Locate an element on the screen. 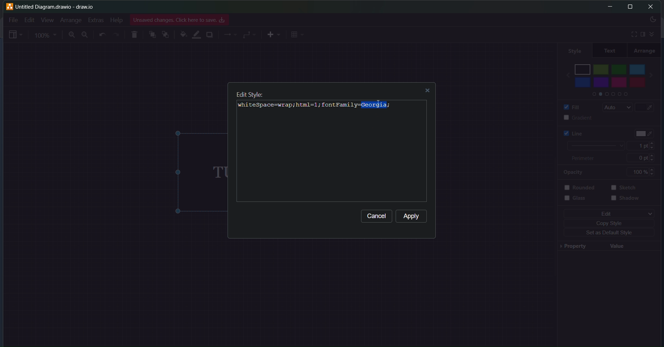 This screenshot has width=664, height=347. gradient is located at coordinates (571, 118).